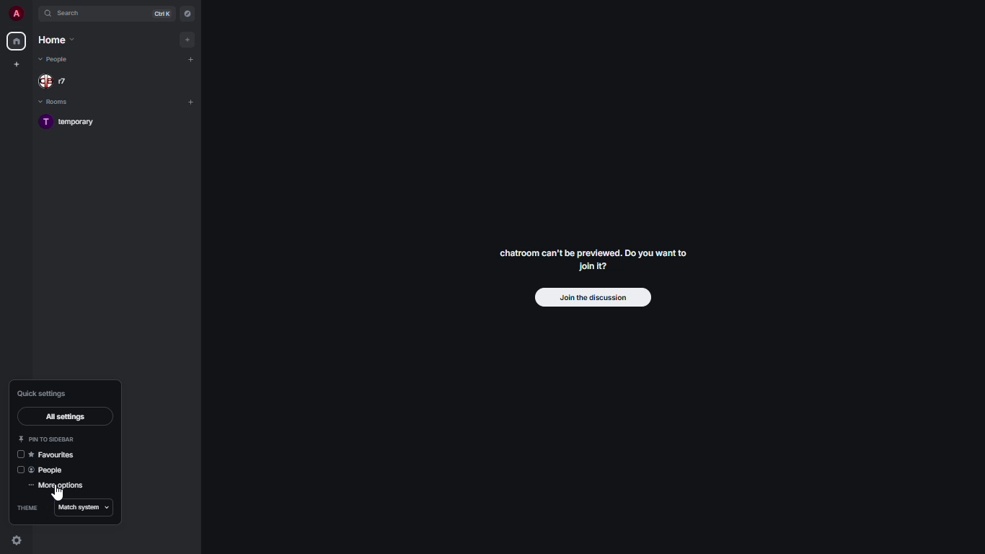  I want to click on theme, so click(26, 509).